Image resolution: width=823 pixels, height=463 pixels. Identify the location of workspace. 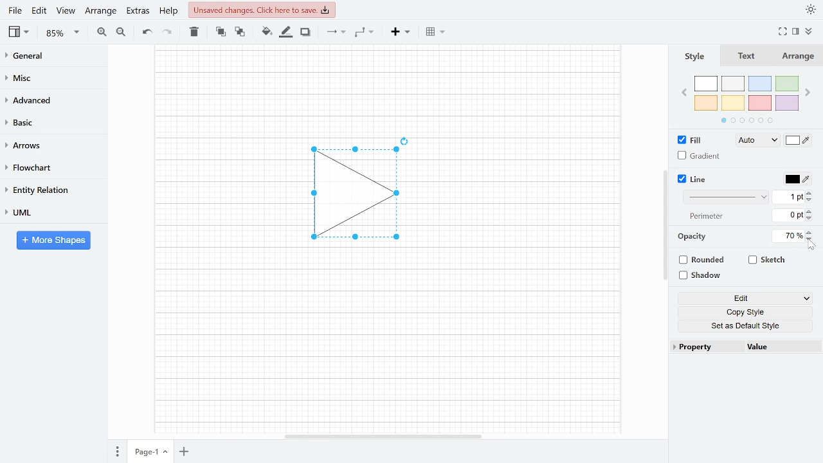
(387, 87).